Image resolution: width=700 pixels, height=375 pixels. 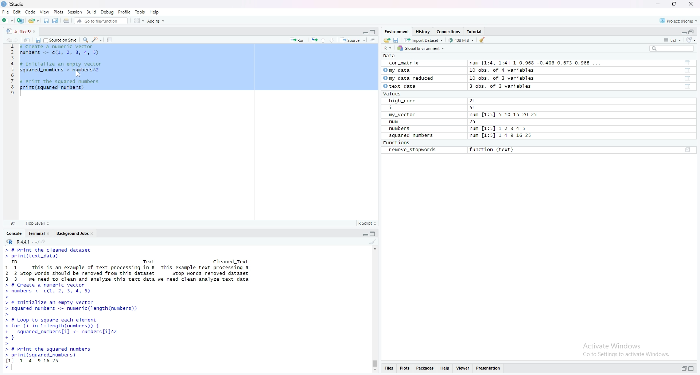 What do you see at coordinates (125, 12) in the screenshot?
I see `Profile` at bounding box center [125, 12].